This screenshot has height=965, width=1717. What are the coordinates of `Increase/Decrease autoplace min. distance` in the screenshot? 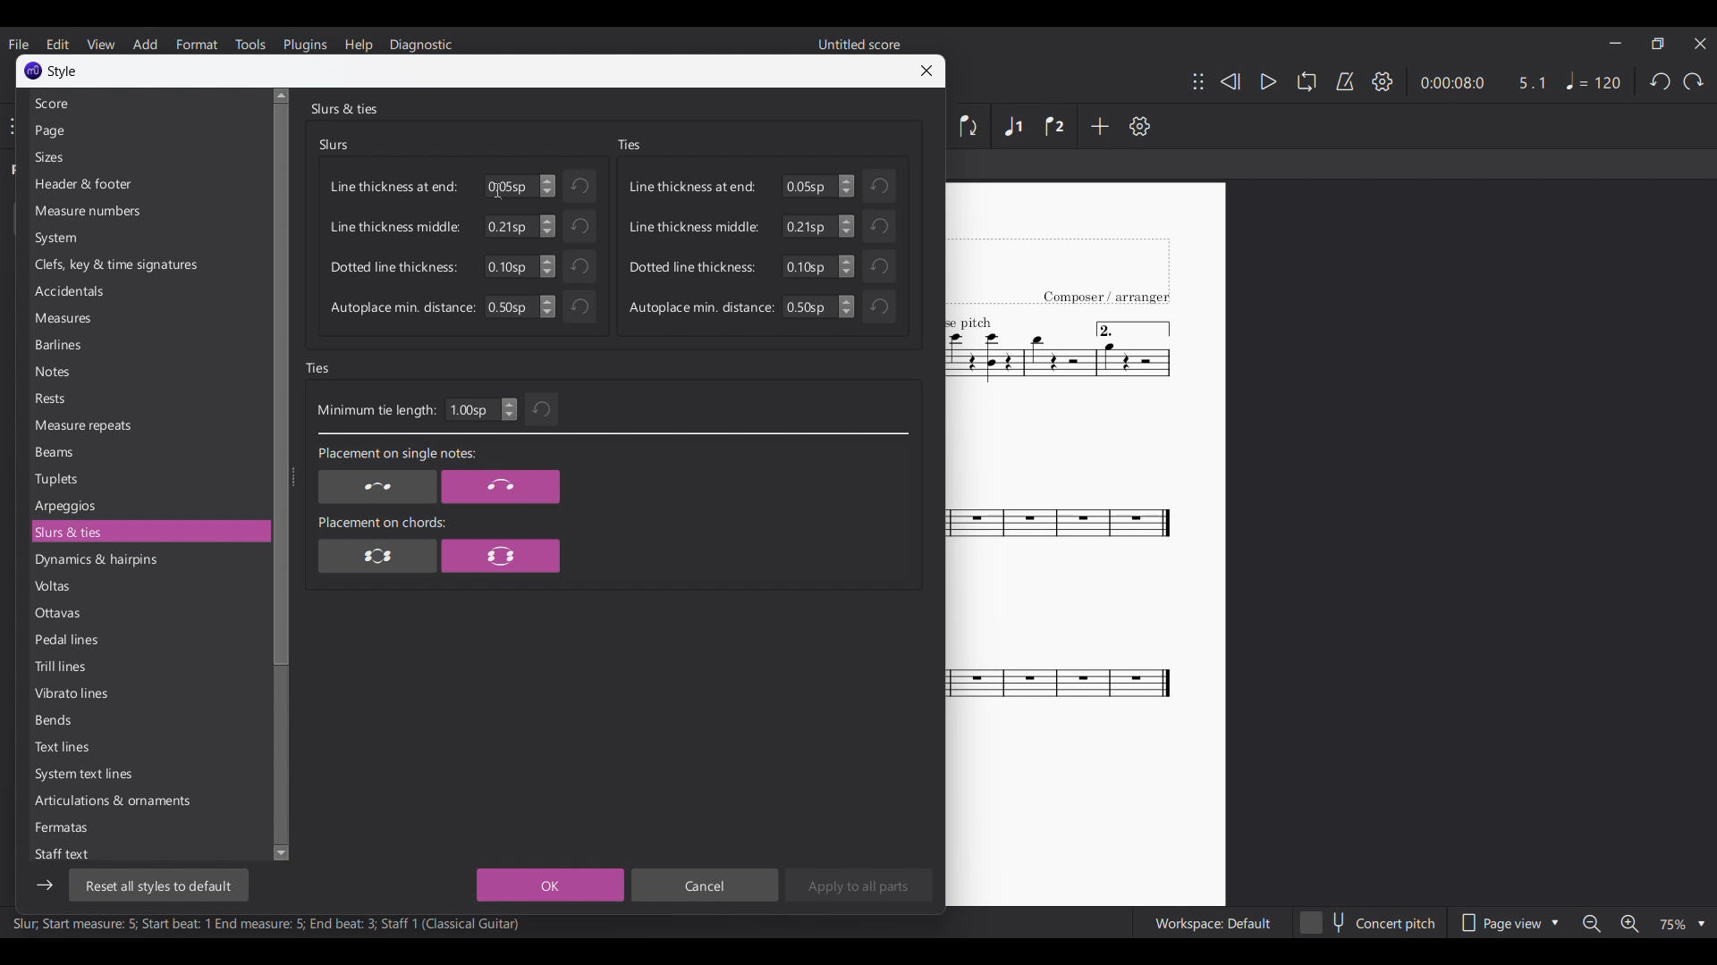 It's located at (547, 306).